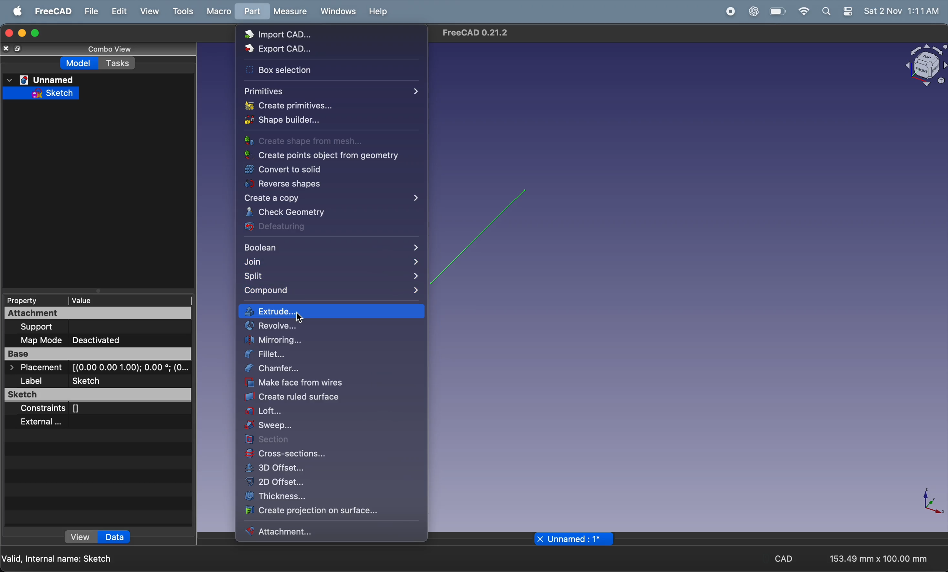 The height and width of the screenshot is (572, 948). Describe the element at coordinates (18, 48) in the screenshot. I see `resize` at that location.